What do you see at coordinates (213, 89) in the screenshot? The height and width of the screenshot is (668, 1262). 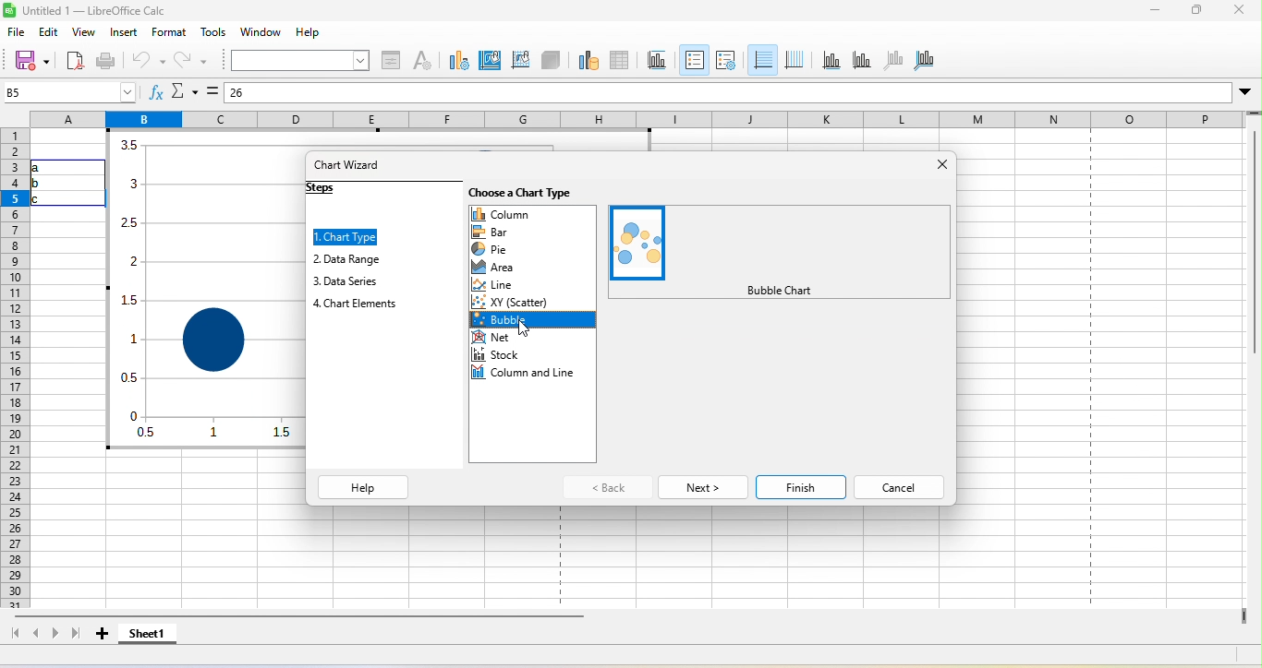 I see `formula` at bounding box center [213, 89].